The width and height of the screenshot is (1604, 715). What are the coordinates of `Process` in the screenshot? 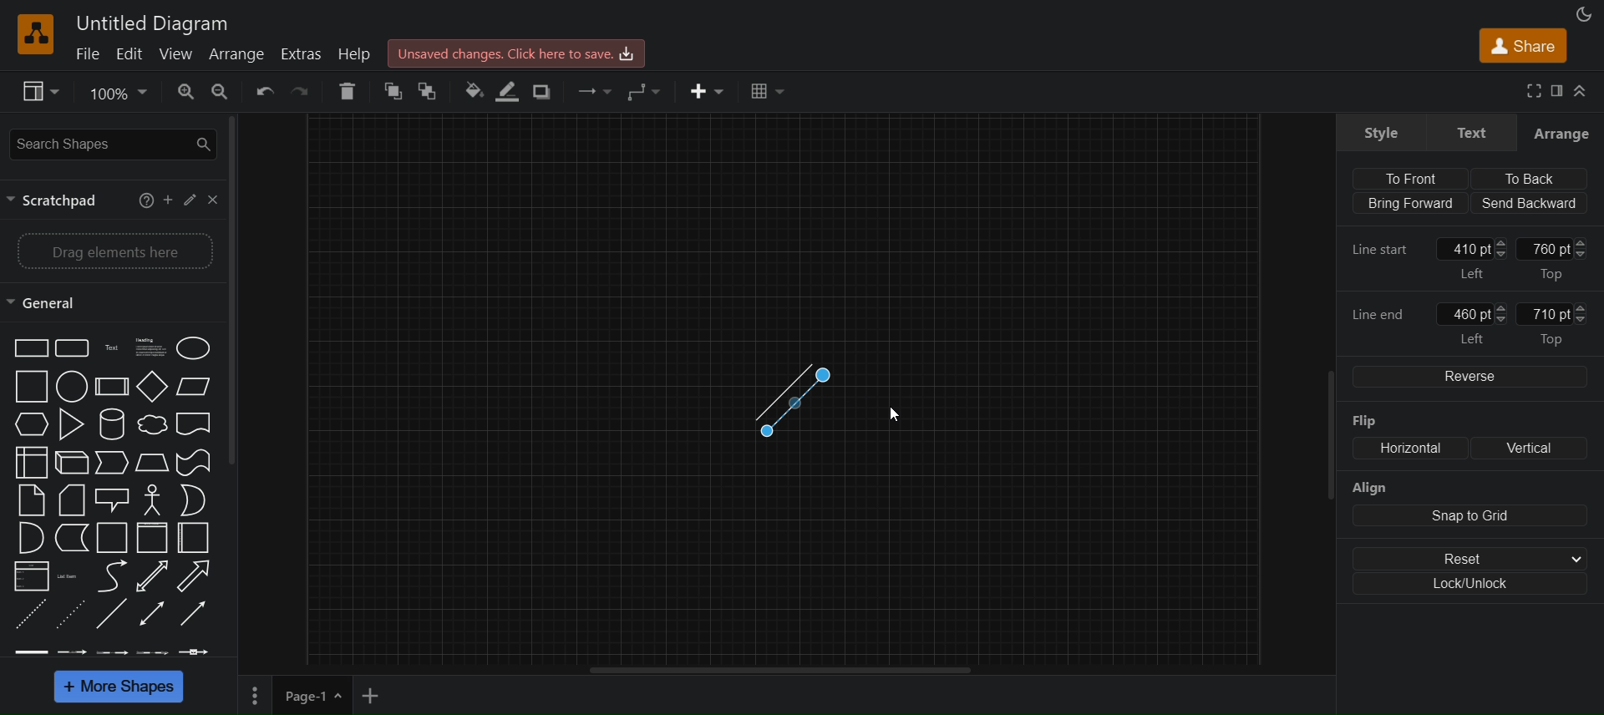 It's located at (109, 386).